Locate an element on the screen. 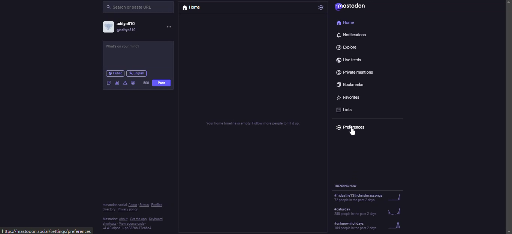 The image size is (512, 234). emoji is located at coordinates (133, 83).